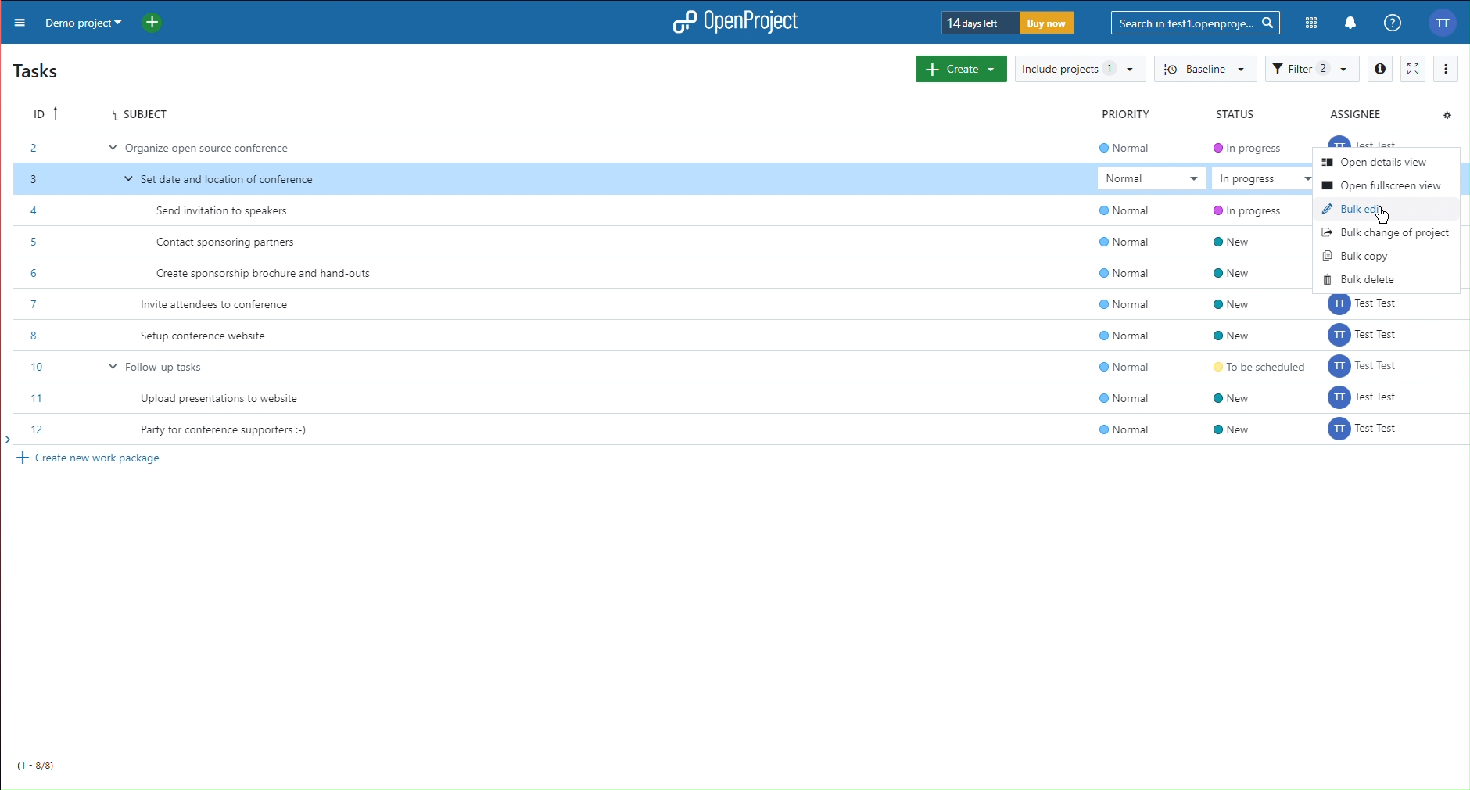 The width and height of the screenshot is (1470, 790). Describe the element at coordinates (1365, 279) in the screenshot. I see `Bulk delete` at that location.